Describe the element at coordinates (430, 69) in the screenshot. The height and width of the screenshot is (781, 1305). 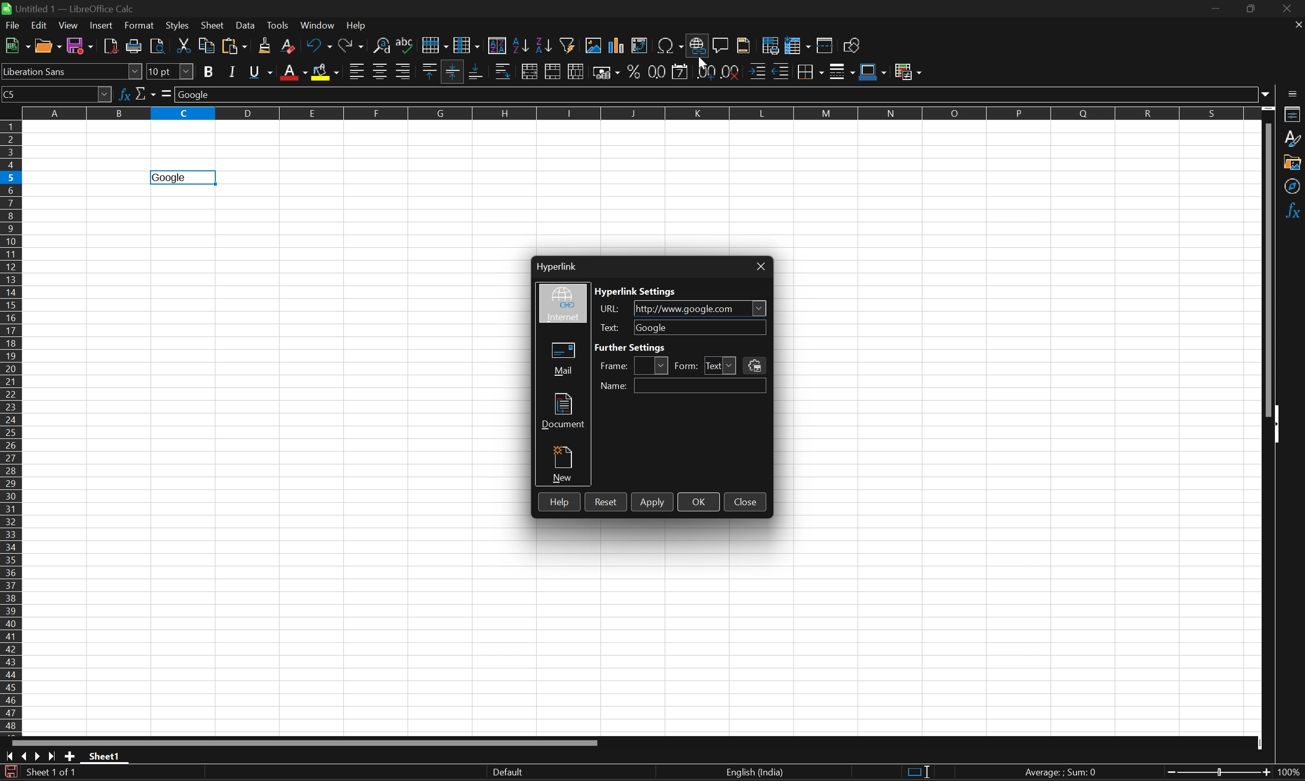
I see `Align top` at that location.